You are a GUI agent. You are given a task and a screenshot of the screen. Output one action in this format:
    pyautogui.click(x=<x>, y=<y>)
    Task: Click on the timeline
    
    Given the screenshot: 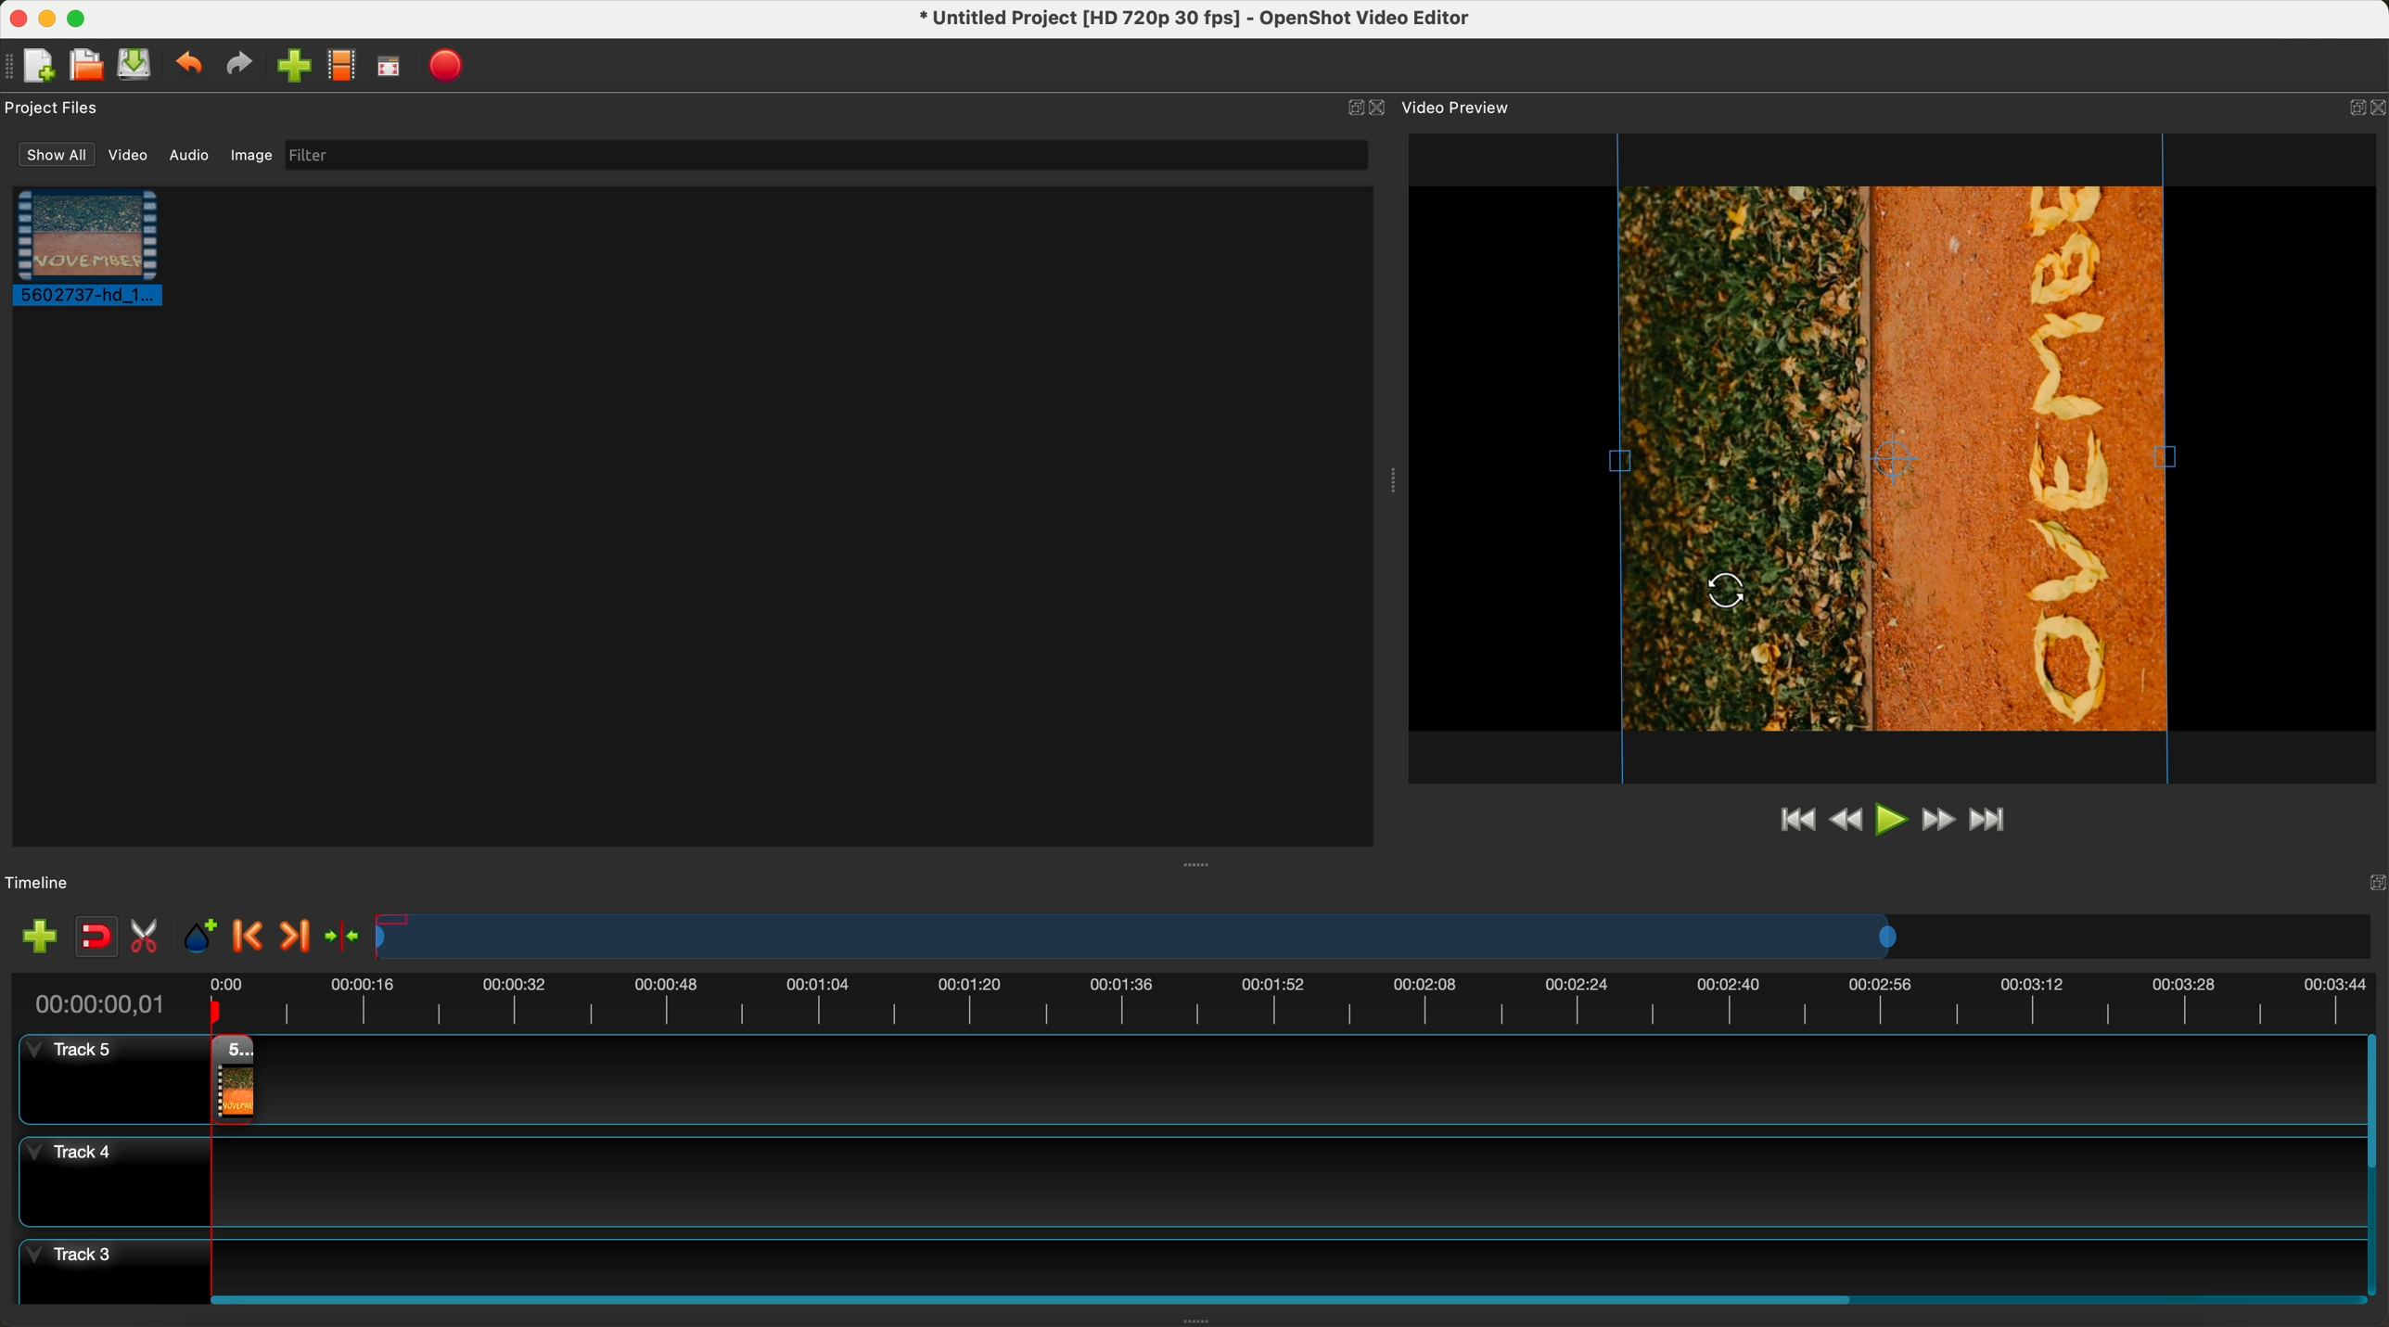 What is the action you would take?
    pyautogui.click(x=1200, y=1002)
    